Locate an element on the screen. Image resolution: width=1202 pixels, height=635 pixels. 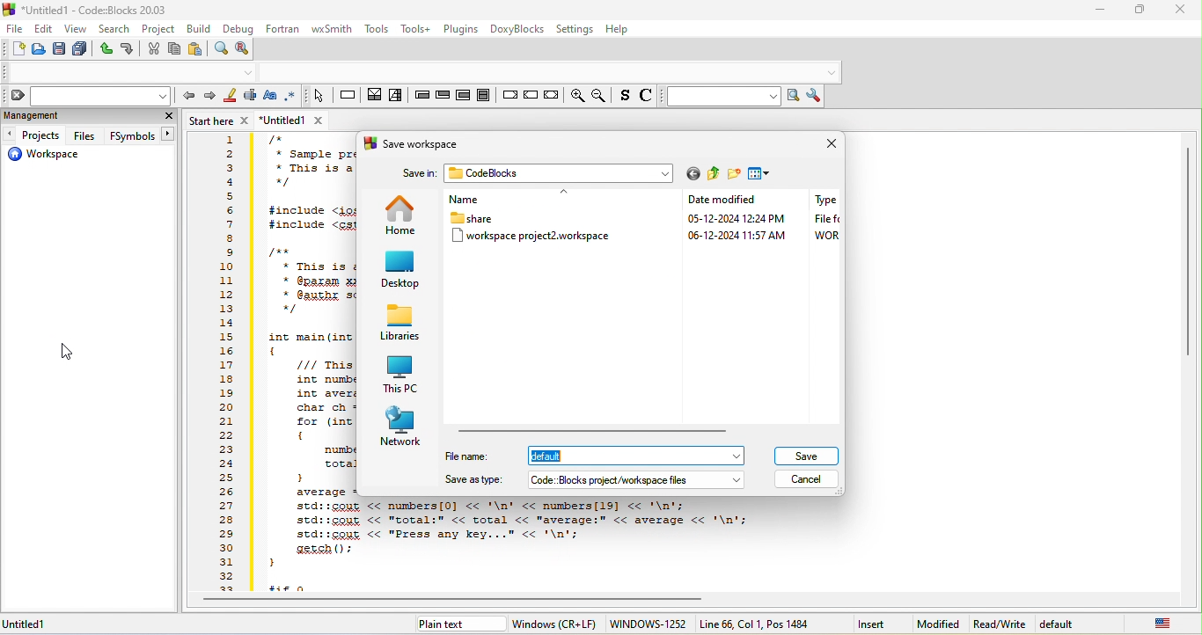
project is located at coordinates (160, 30).